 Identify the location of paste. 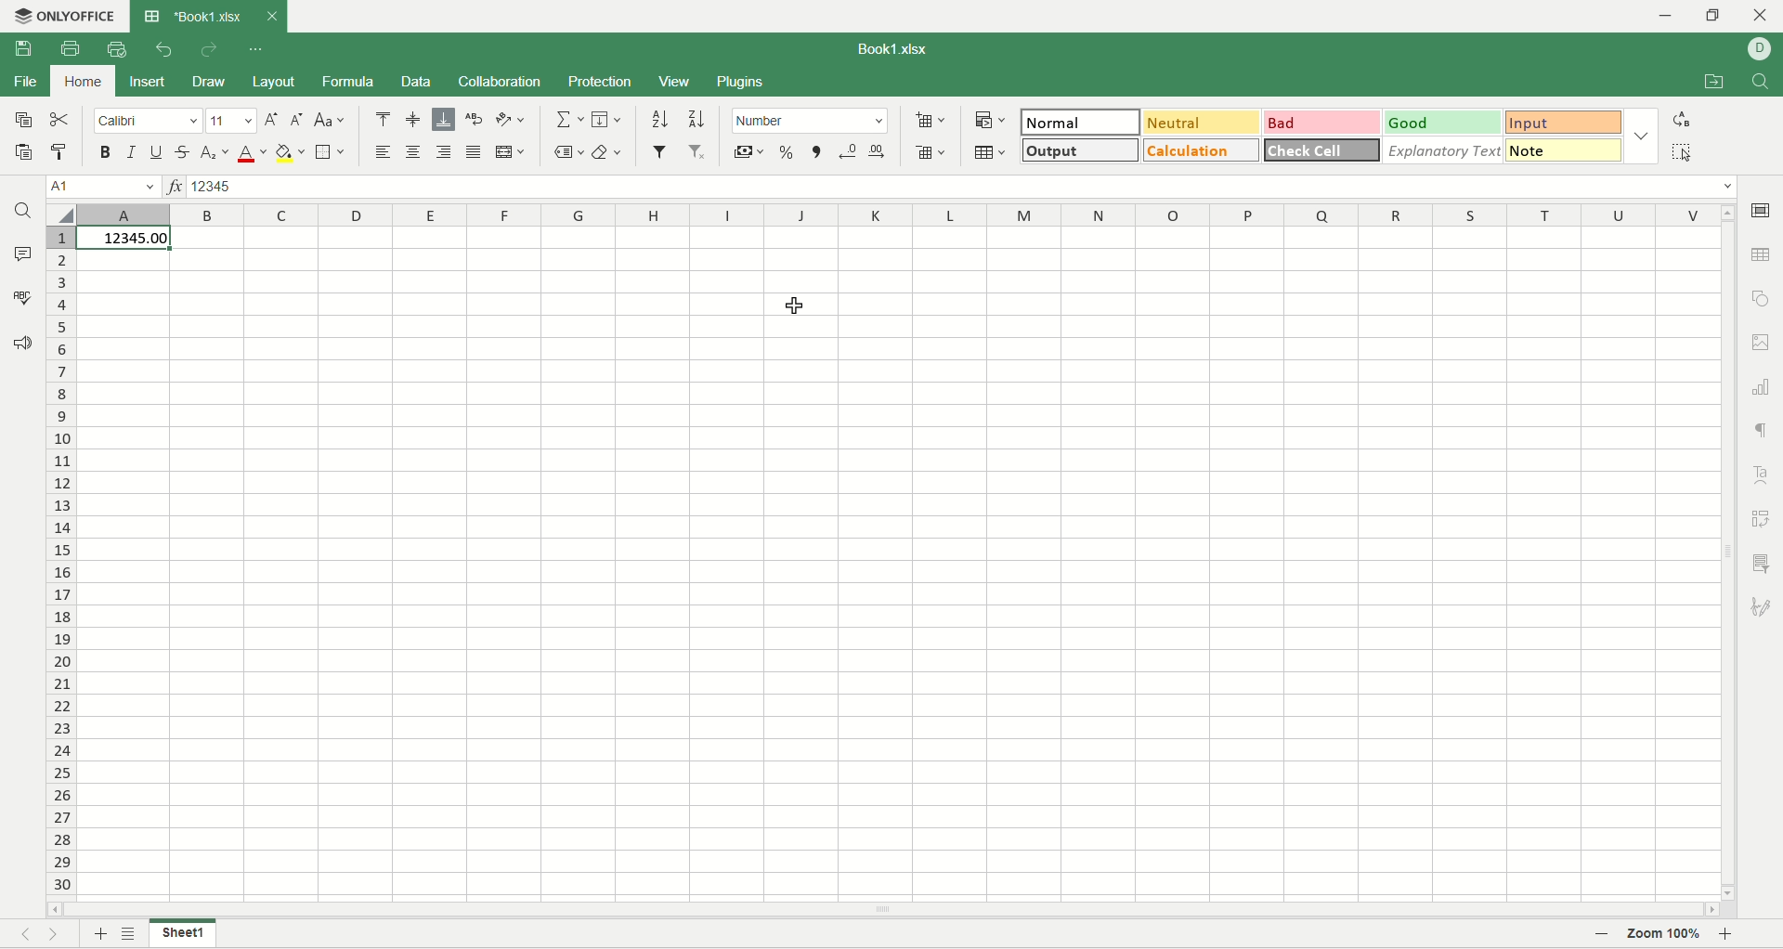
(23, 153).